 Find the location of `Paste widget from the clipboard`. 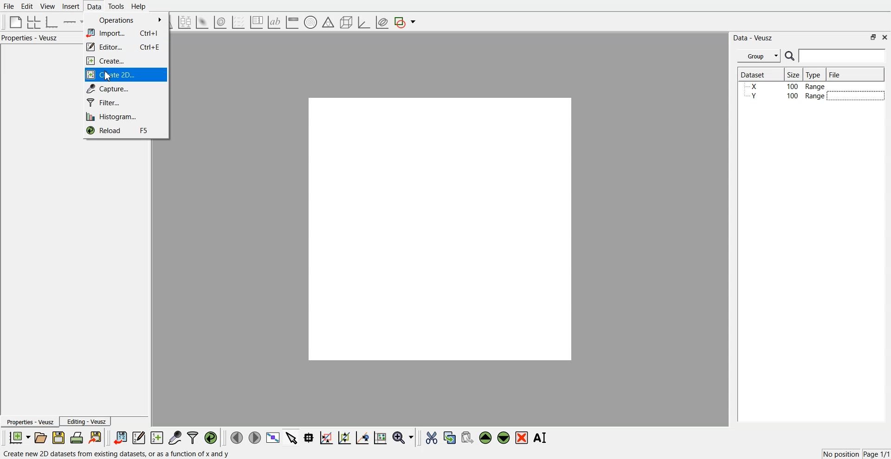

Paste widget from the clipboard is located at coordinates (467, 437).